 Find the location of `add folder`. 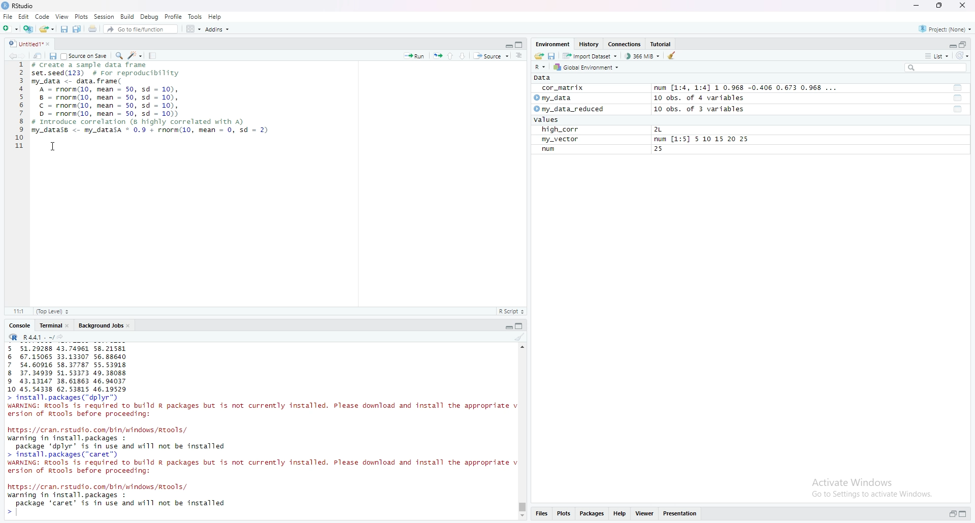

add folder is located at coordinates (12, 28).